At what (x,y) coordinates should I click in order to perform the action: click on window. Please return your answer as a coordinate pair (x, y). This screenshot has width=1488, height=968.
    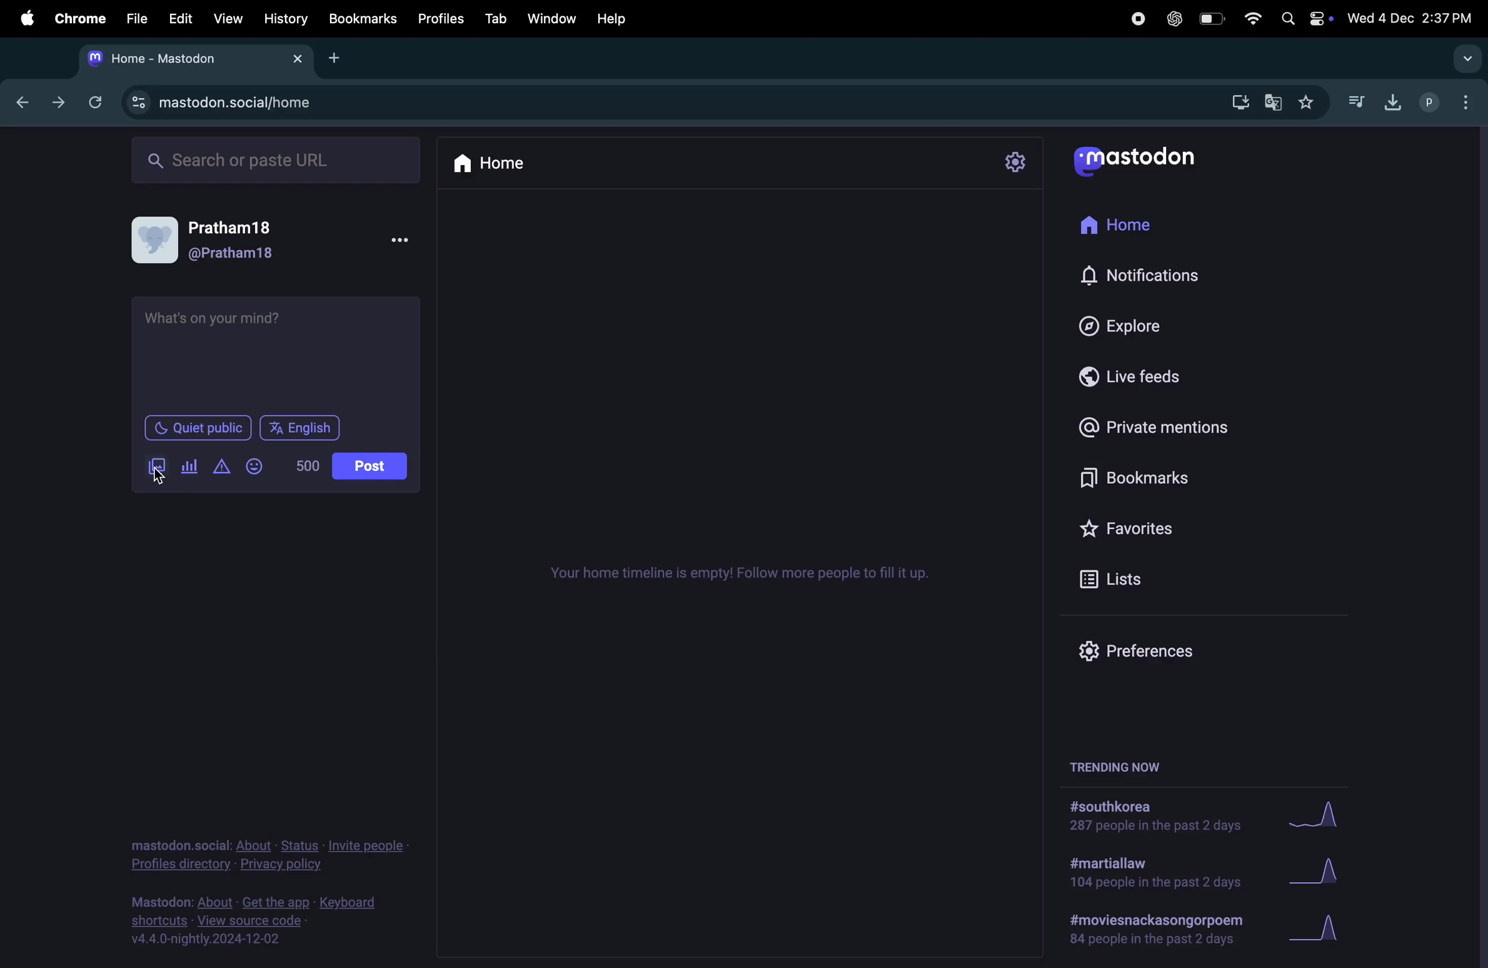
    Looking at the image, I should click on (553, 17).